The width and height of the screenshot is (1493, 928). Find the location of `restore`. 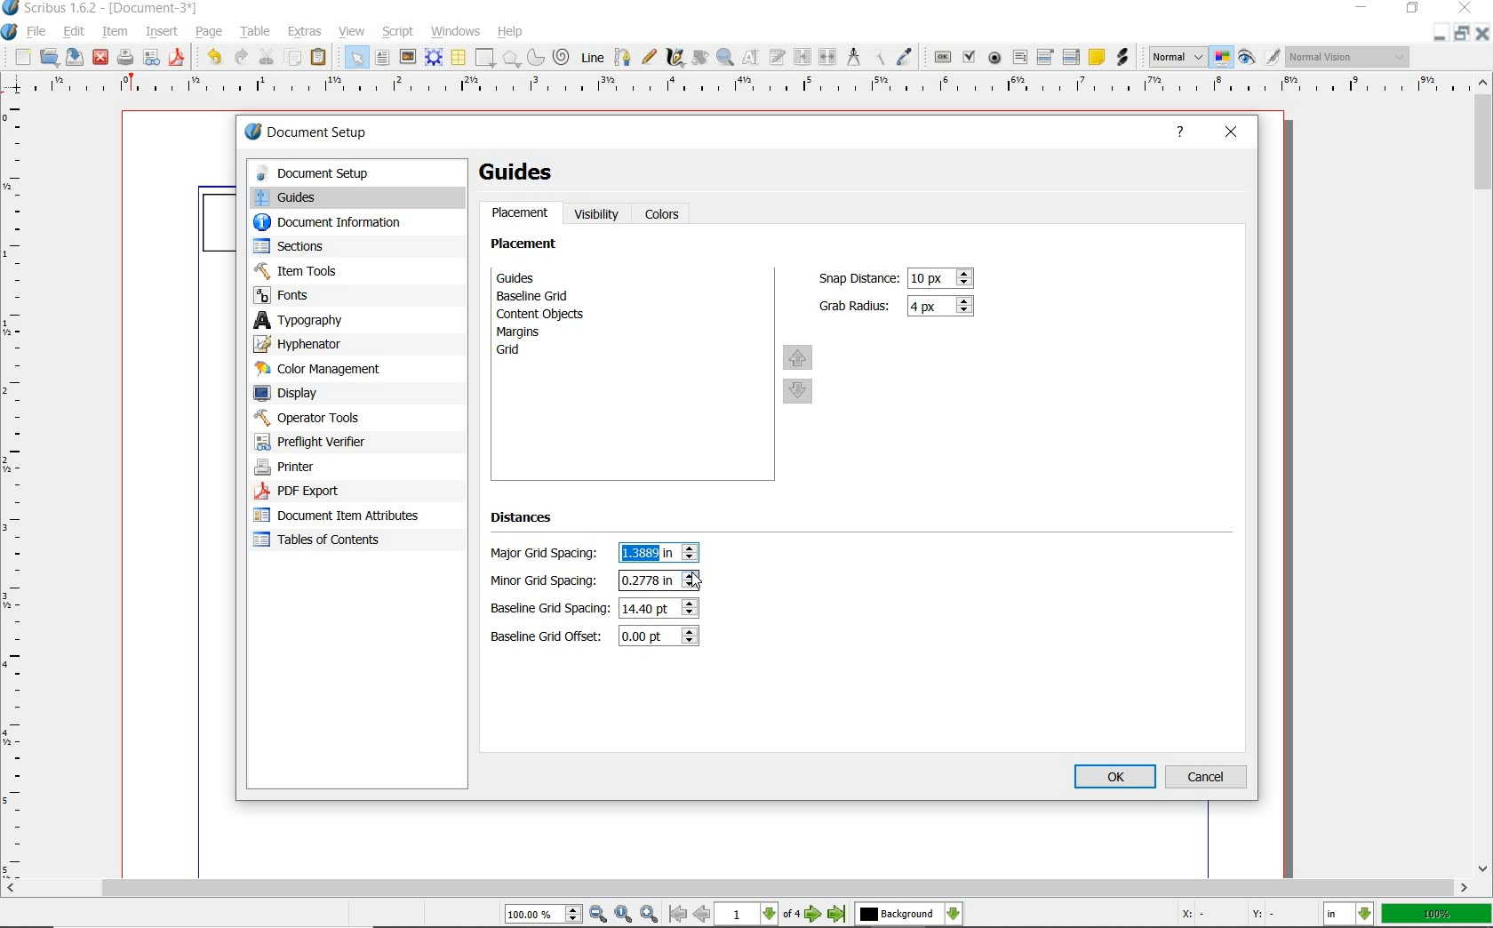

restore is located at coordinates (1464, 34).